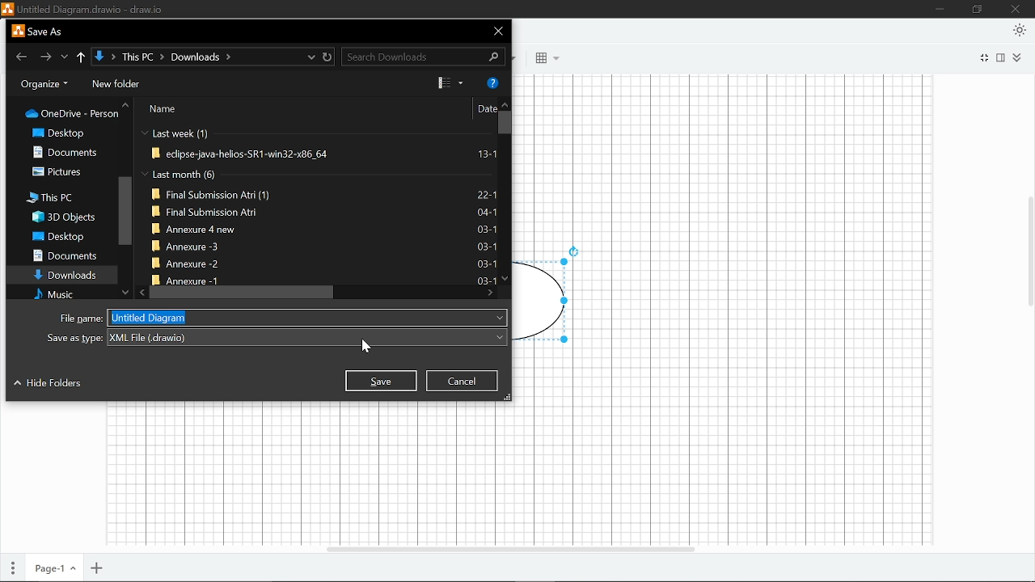 Image resolution: width=1035 pixels, height=582 pixels. I want to click on Desktop, so click(59, 237).